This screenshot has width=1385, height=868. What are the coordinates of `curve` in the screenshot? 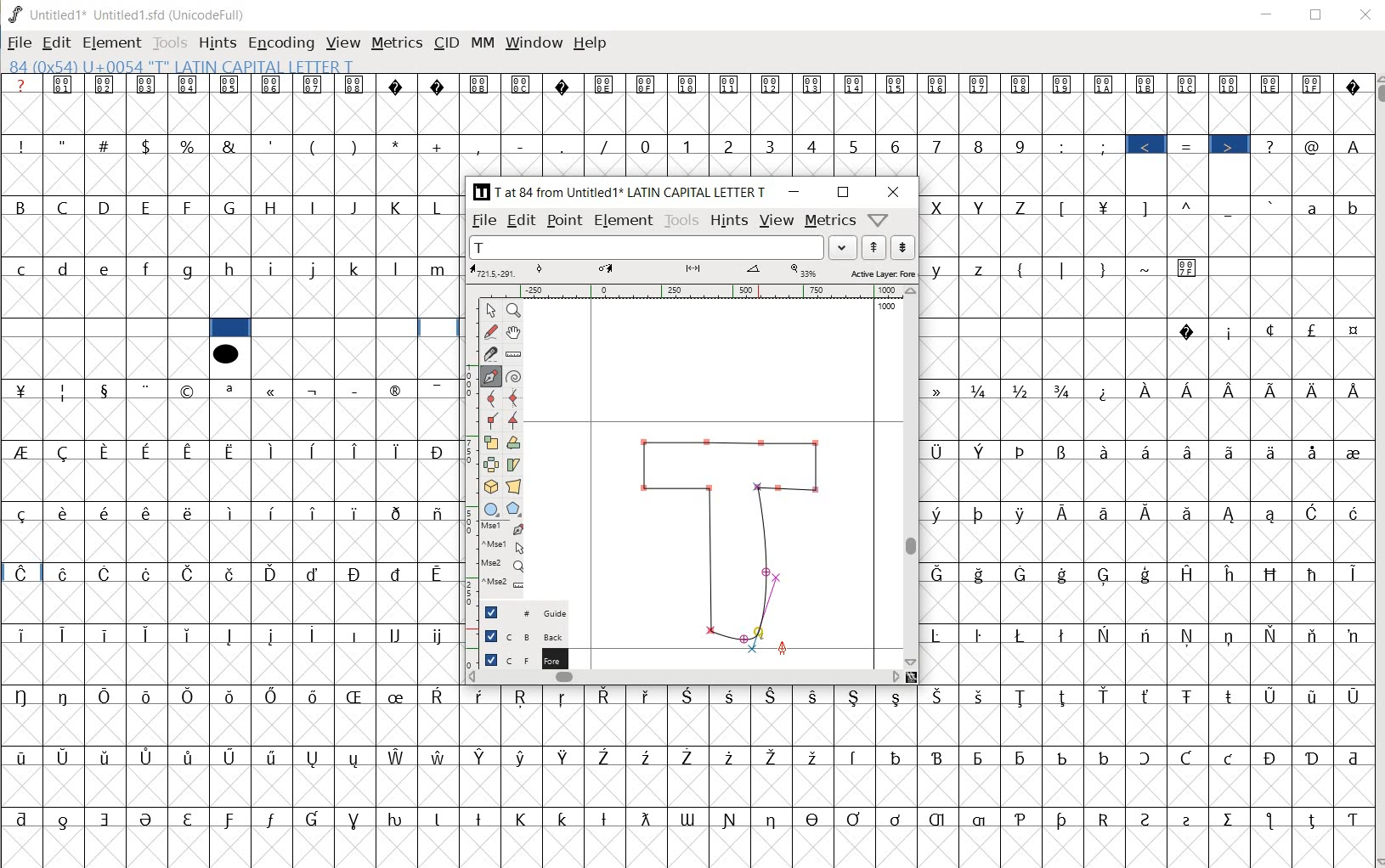 It's located at (490, 399).